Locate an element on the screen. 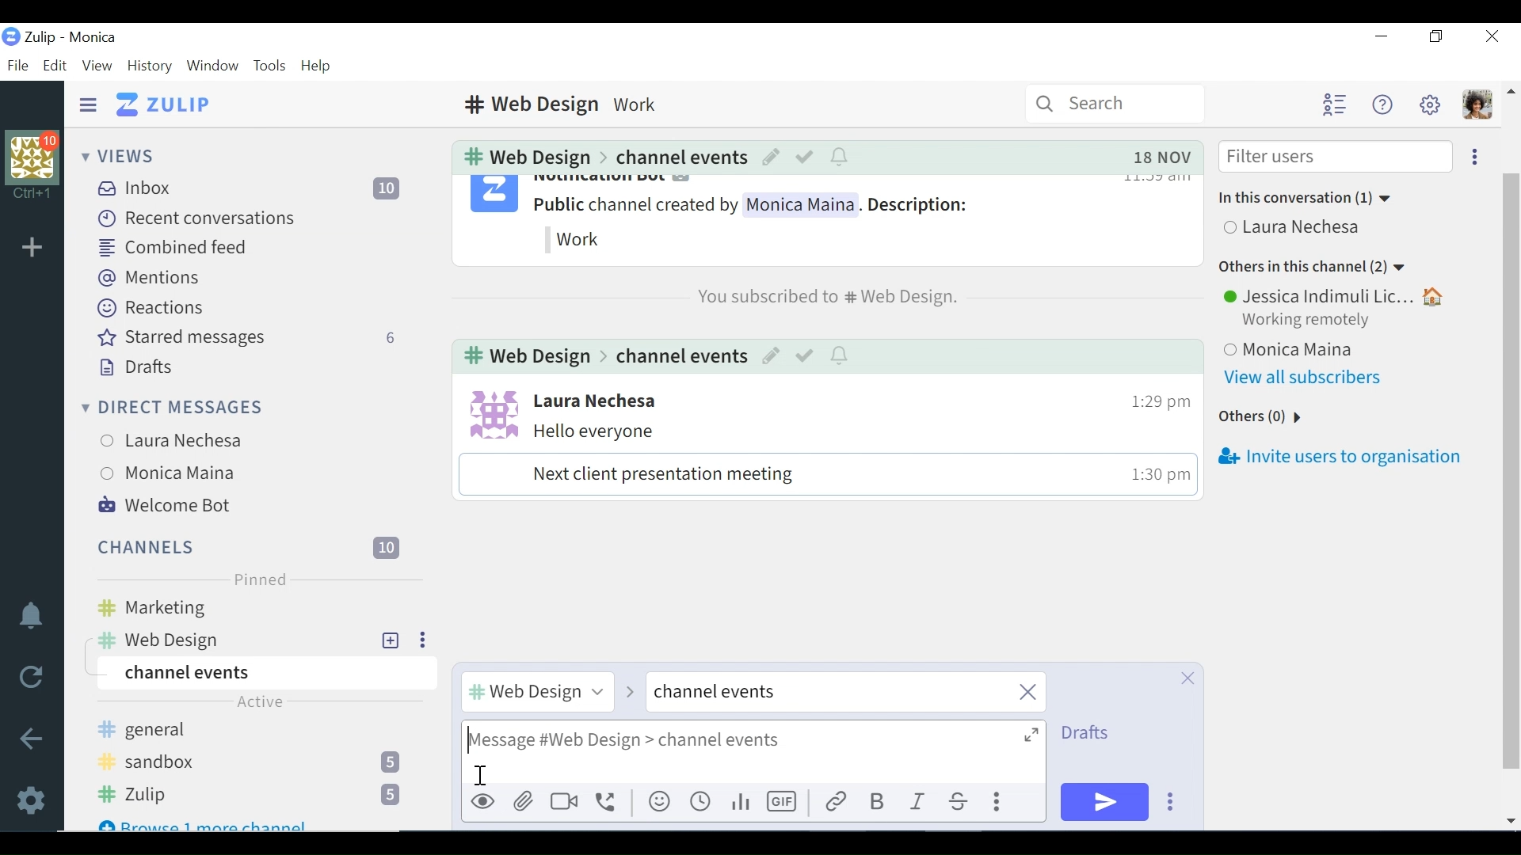  Go back is located at coordinates (32, 738).